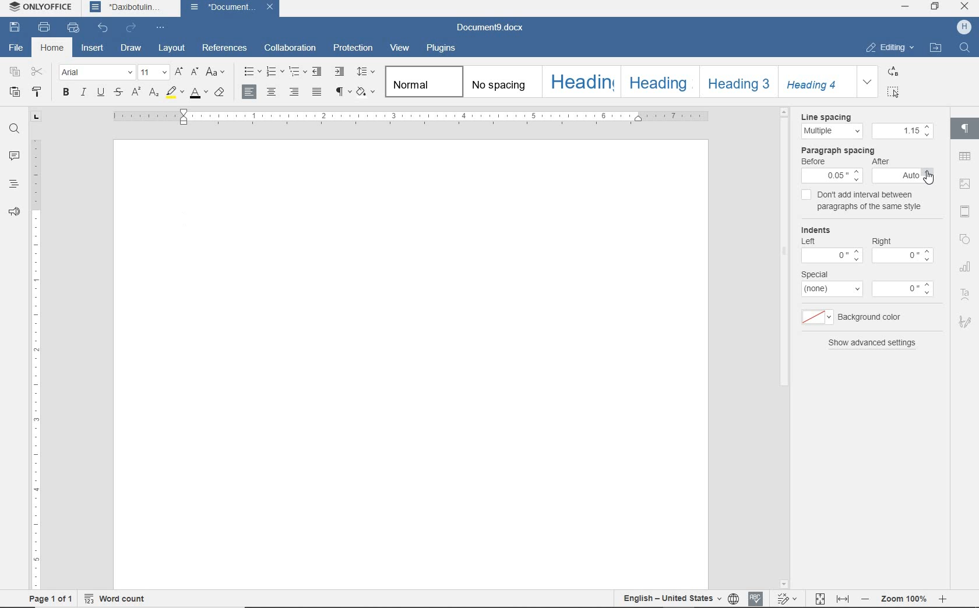 The image size is (979, 608). I want to click on undo, so click(103, 28).